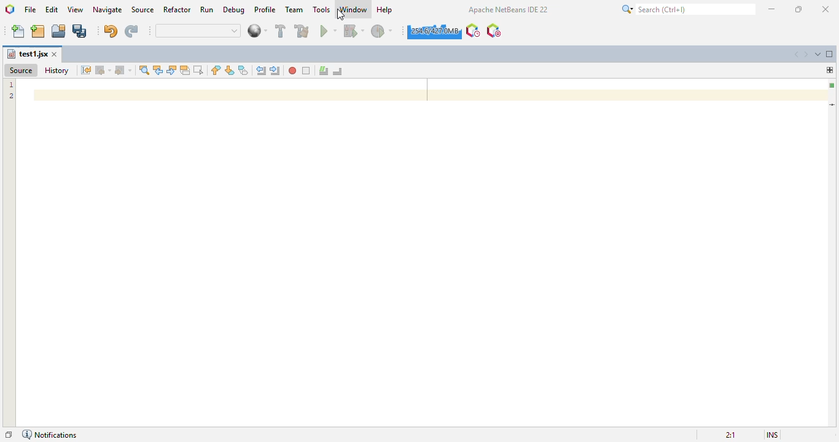 Image resolution: width=839 pixels, height=442 pixels. What do you see at coordinates (830, 53) in the screenshot?
I see `maximize window` at bounding box center [830, 53].